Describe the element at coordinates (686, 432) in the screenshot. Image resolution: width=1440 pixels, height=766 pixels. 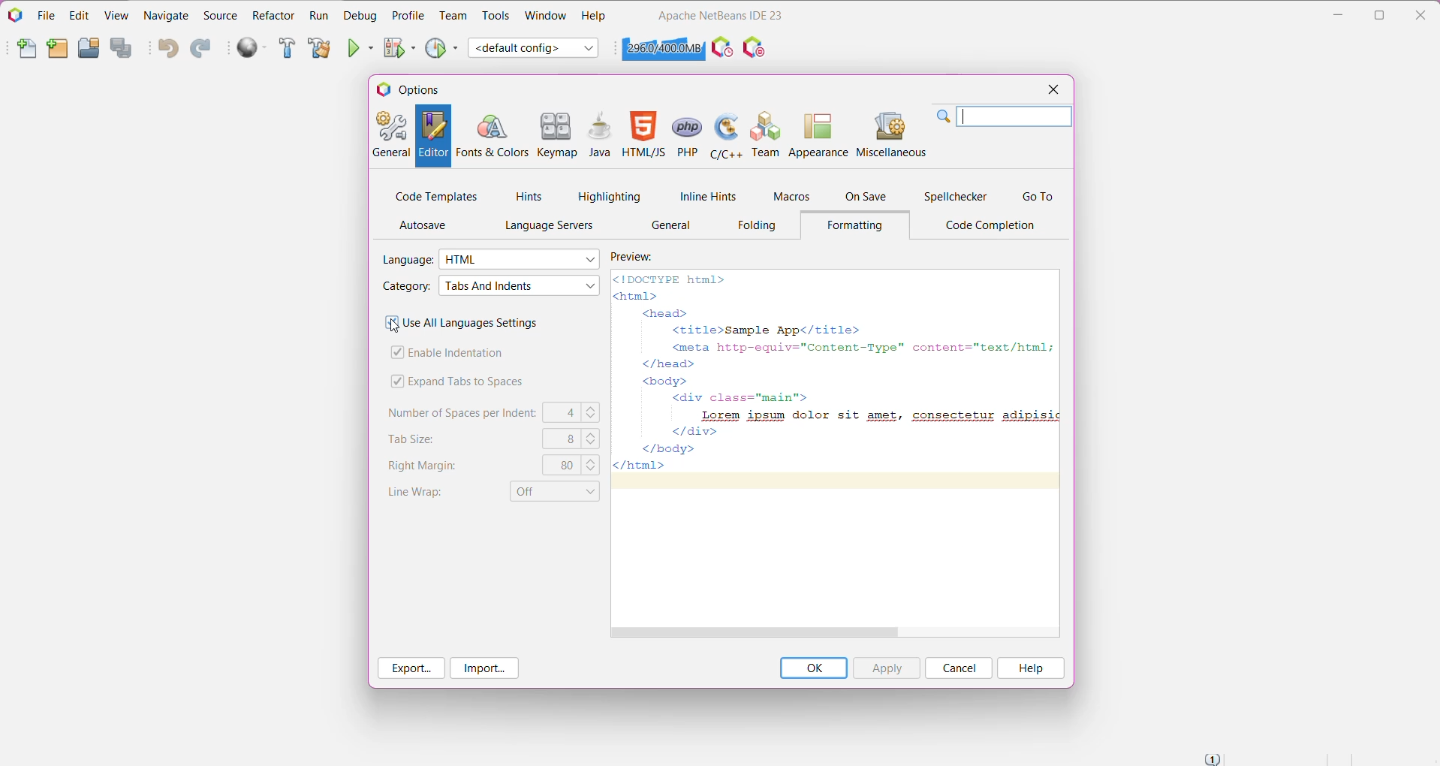
I see `</div>` at that location.